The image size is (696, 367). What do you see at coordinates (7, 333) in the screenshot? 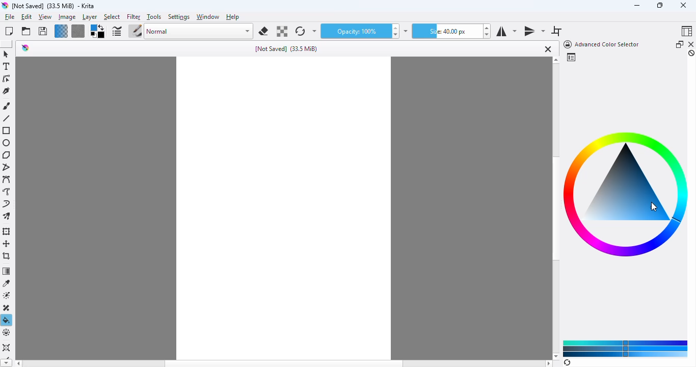
I see `enclose and fill tool` at bounding box center [7, 333].